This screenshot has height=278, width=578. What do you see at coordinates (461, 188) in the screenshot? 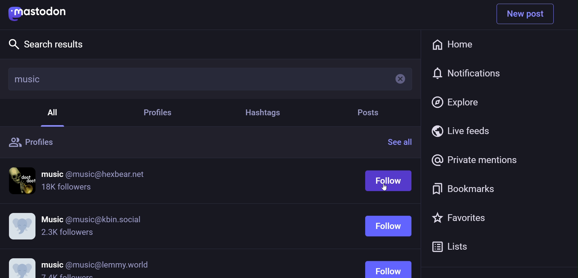
I see `bookmark` at bounding box center [461, 188].